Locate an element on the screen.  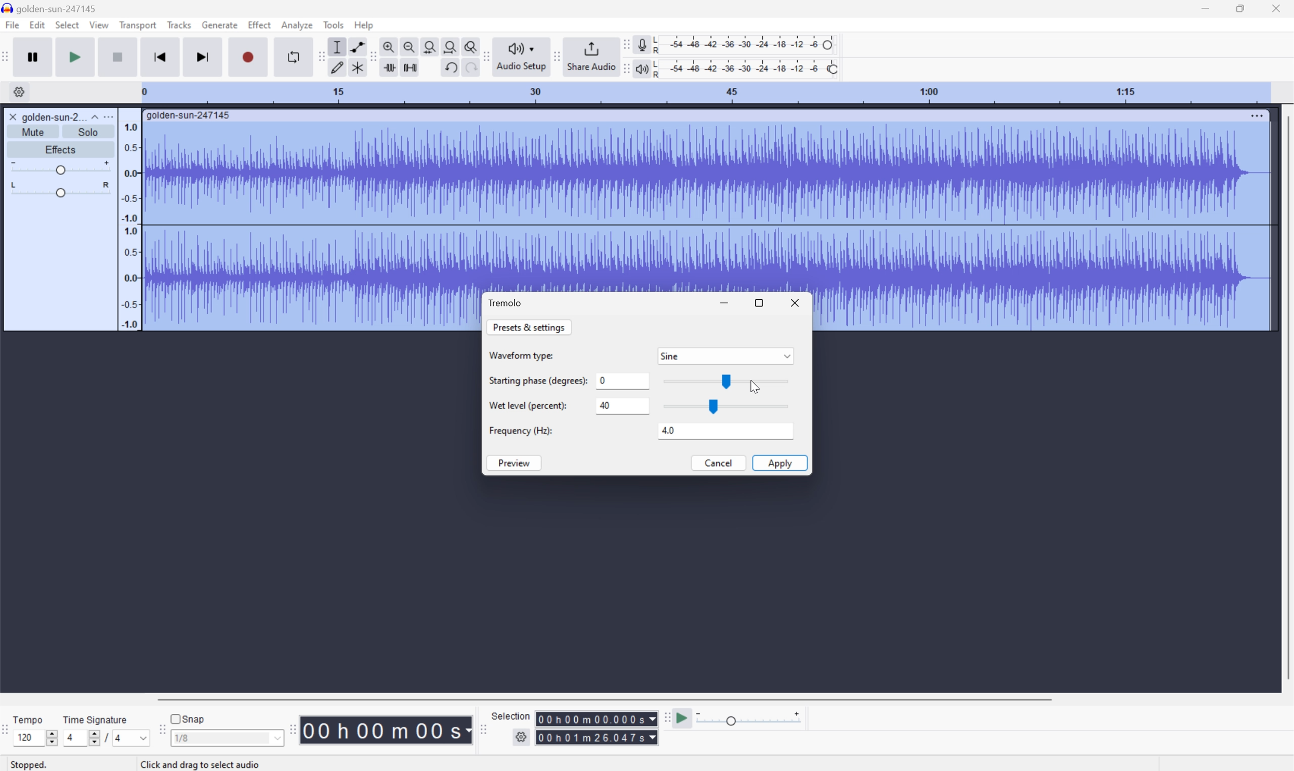
120 is located at coordinates (30, 738).